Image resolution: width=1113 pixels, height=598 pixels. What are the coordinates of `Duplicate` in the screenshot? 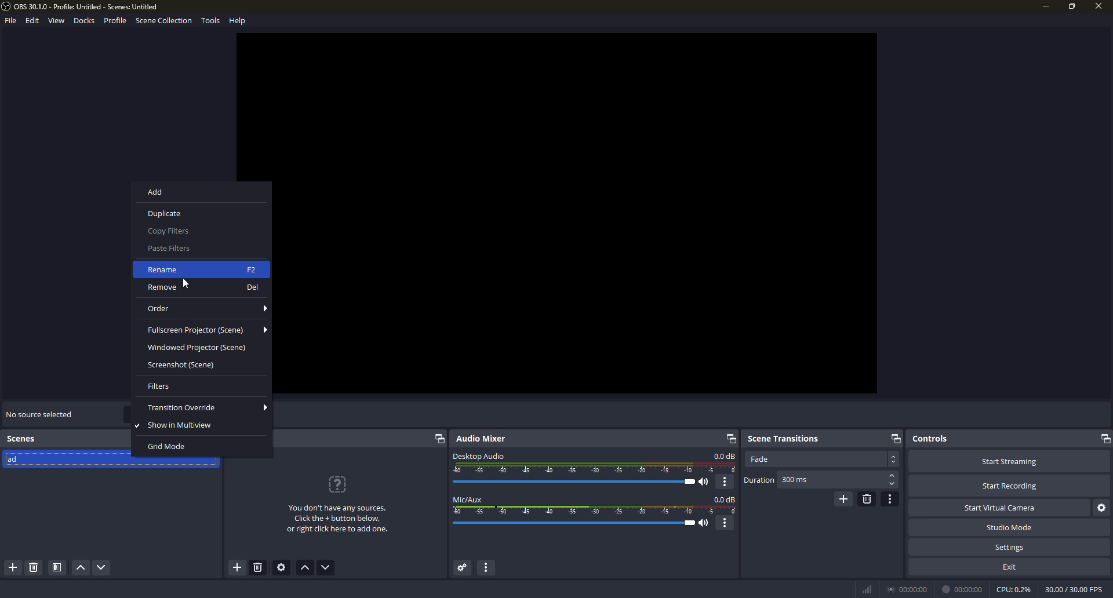 It's located at (197, 213).